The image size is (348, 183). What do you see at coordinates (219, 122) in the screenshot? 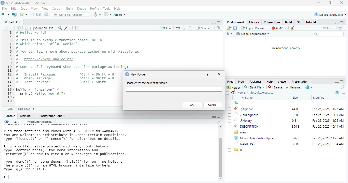
I see `clear console` at bounding box center [219, 122].